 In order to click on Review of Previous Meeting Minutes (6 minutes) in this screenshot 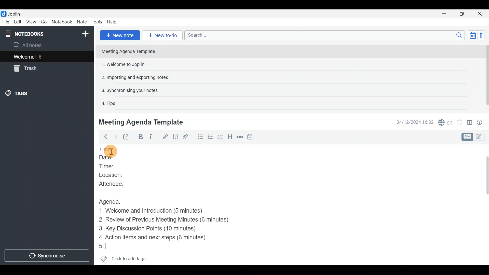, I will do `click(172, 221)`.